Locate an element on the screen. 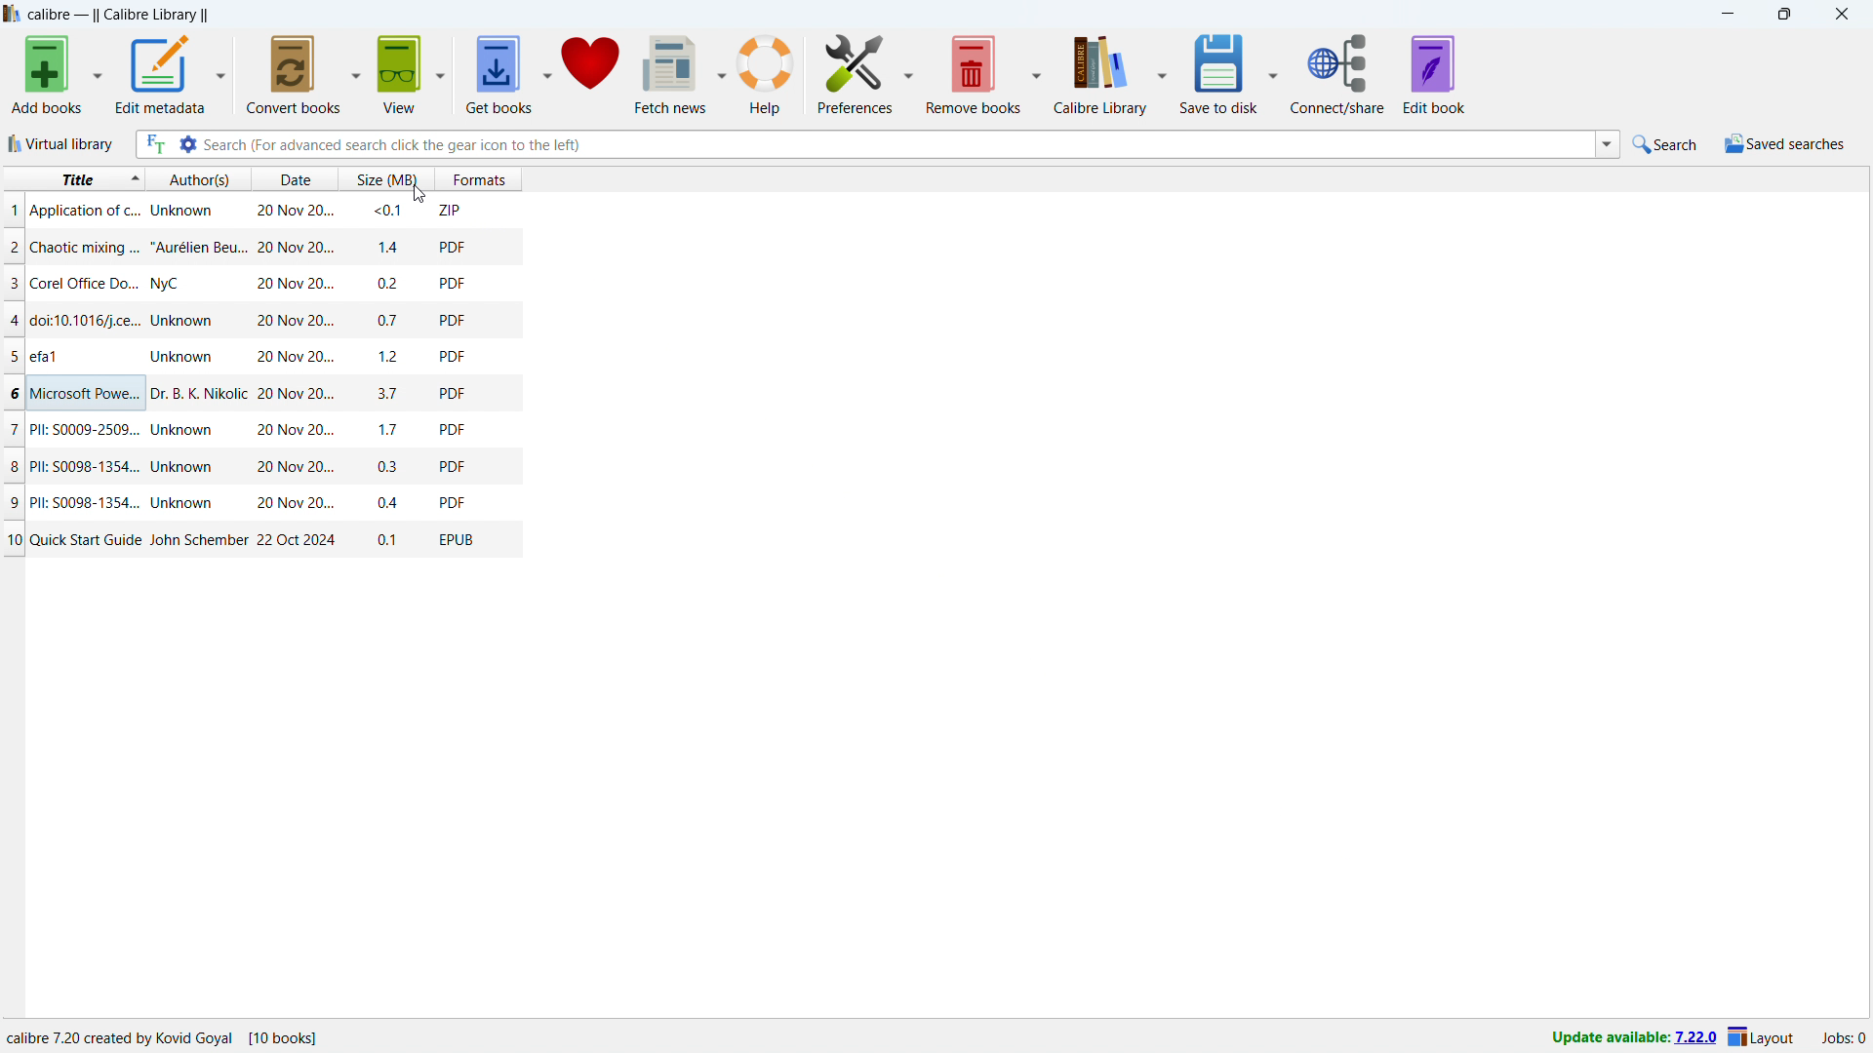 The image size is (1873, 1053). Layout is located at coordinates (1762, 1036).